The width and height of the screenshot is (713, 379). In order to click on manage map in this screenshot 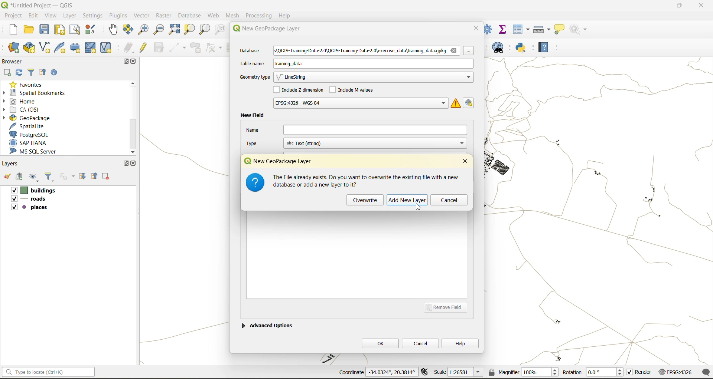, I will do `click(35, 178)`.